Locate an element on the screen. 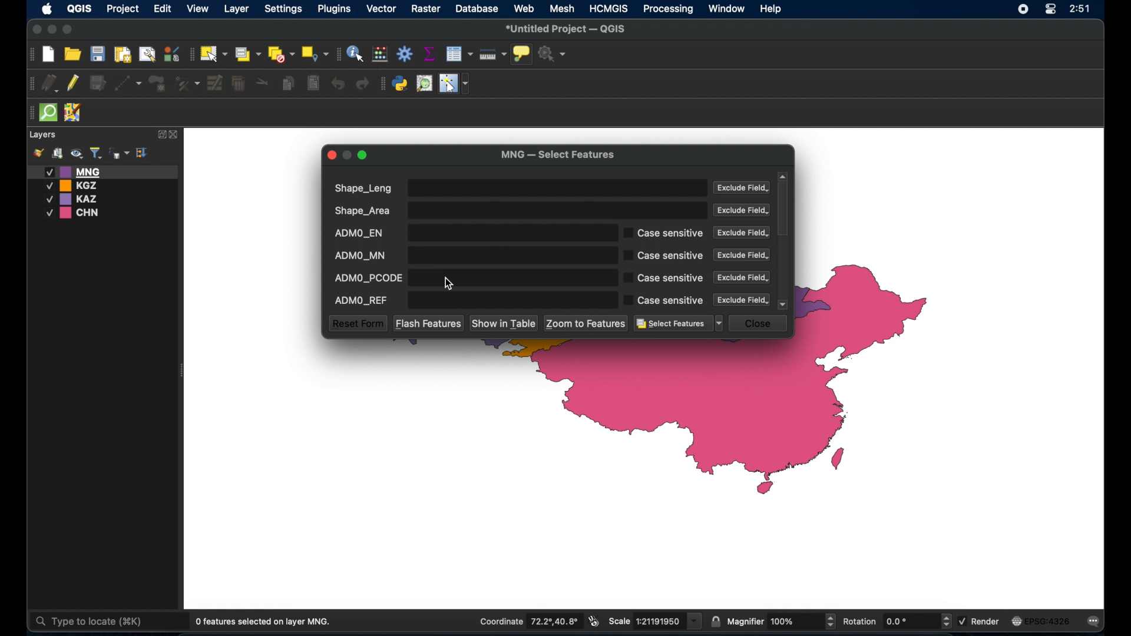 This screenshot has height=636, width=1131. no action selected  is located at coordinates (553, 54).